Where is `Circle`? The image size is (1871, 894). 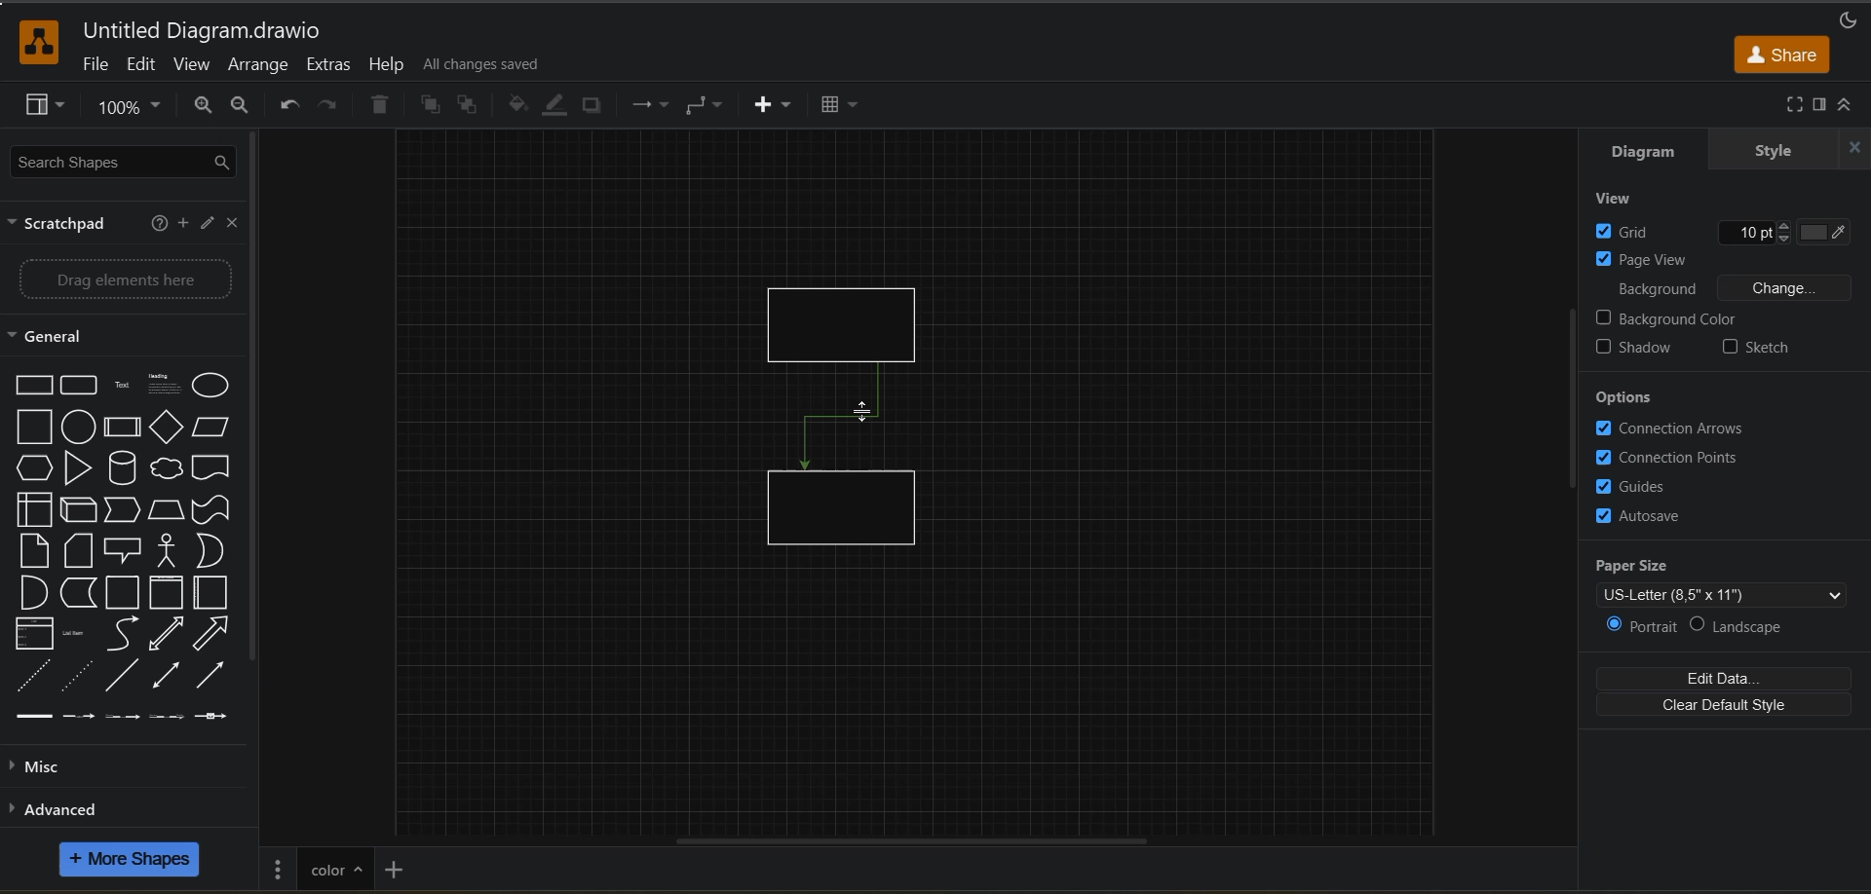
Circle is located at coordinates (78, 428).